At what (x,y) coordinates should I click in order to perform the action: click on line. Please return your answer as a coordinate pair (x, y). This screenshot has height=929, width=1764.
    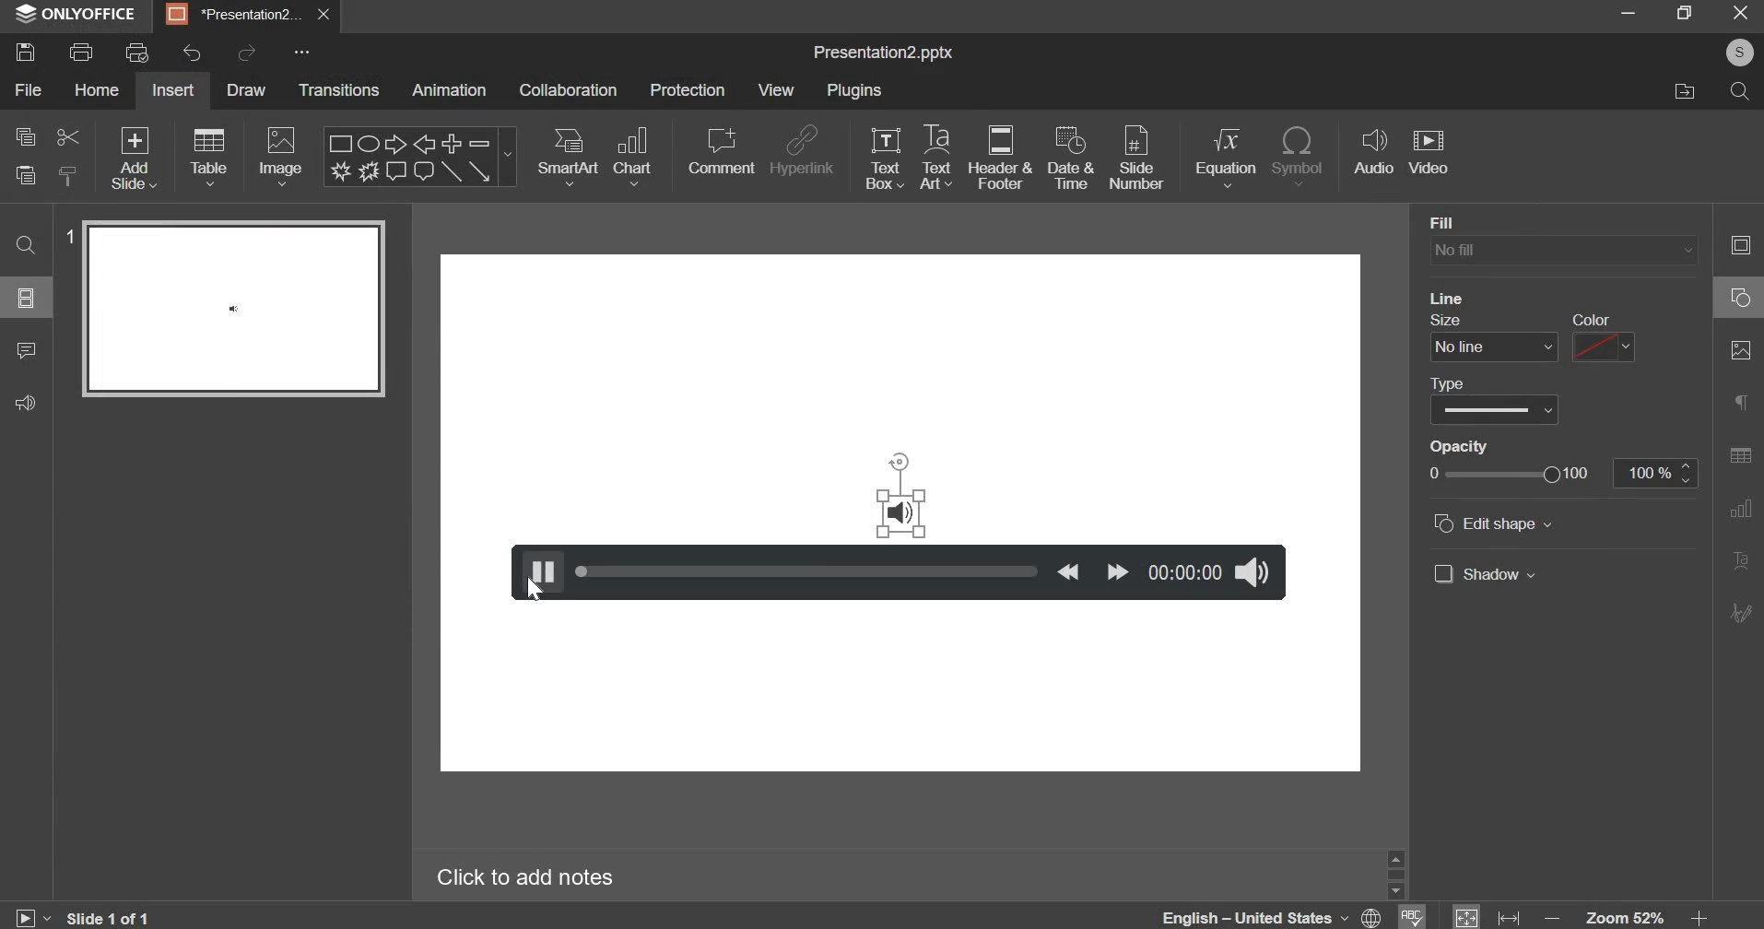
    Looking at the image, I should click on (1448, 298).